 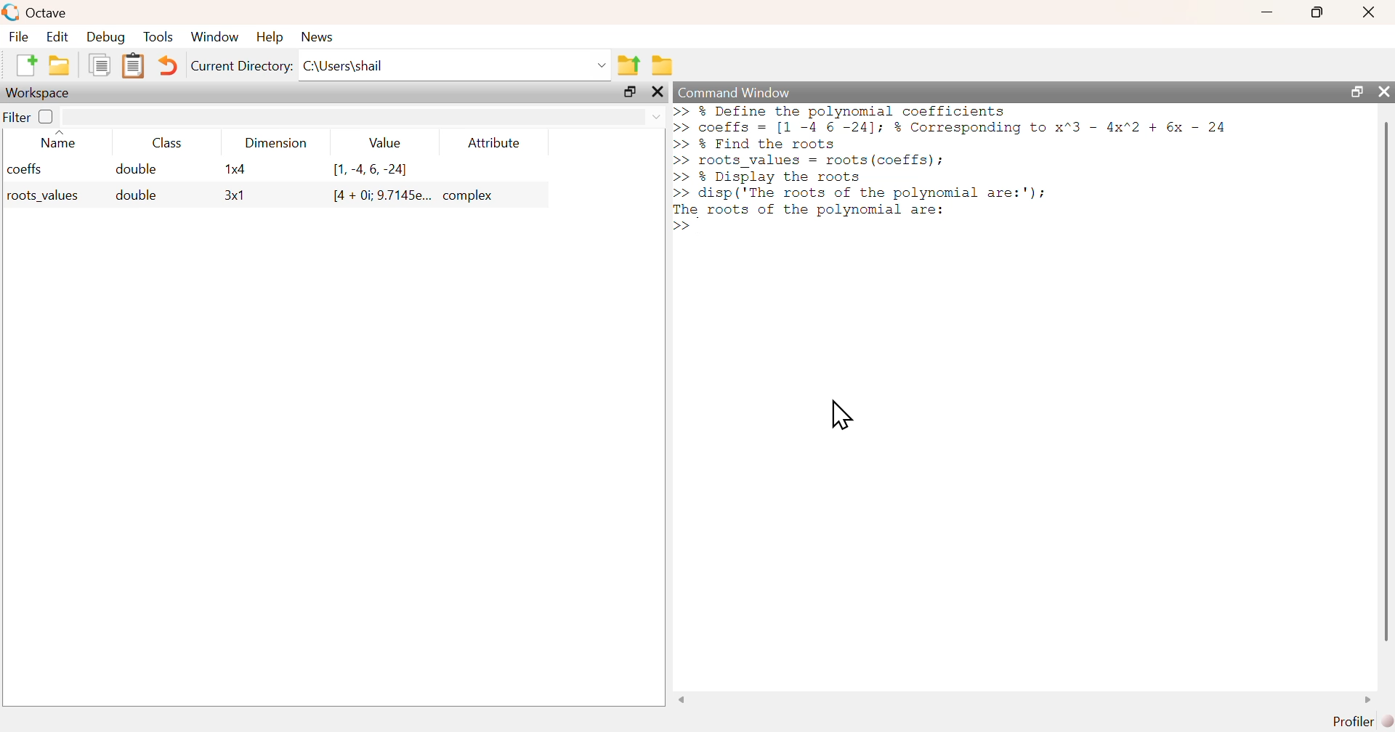 I want to click on minimize, so click(x=1268, y=12).